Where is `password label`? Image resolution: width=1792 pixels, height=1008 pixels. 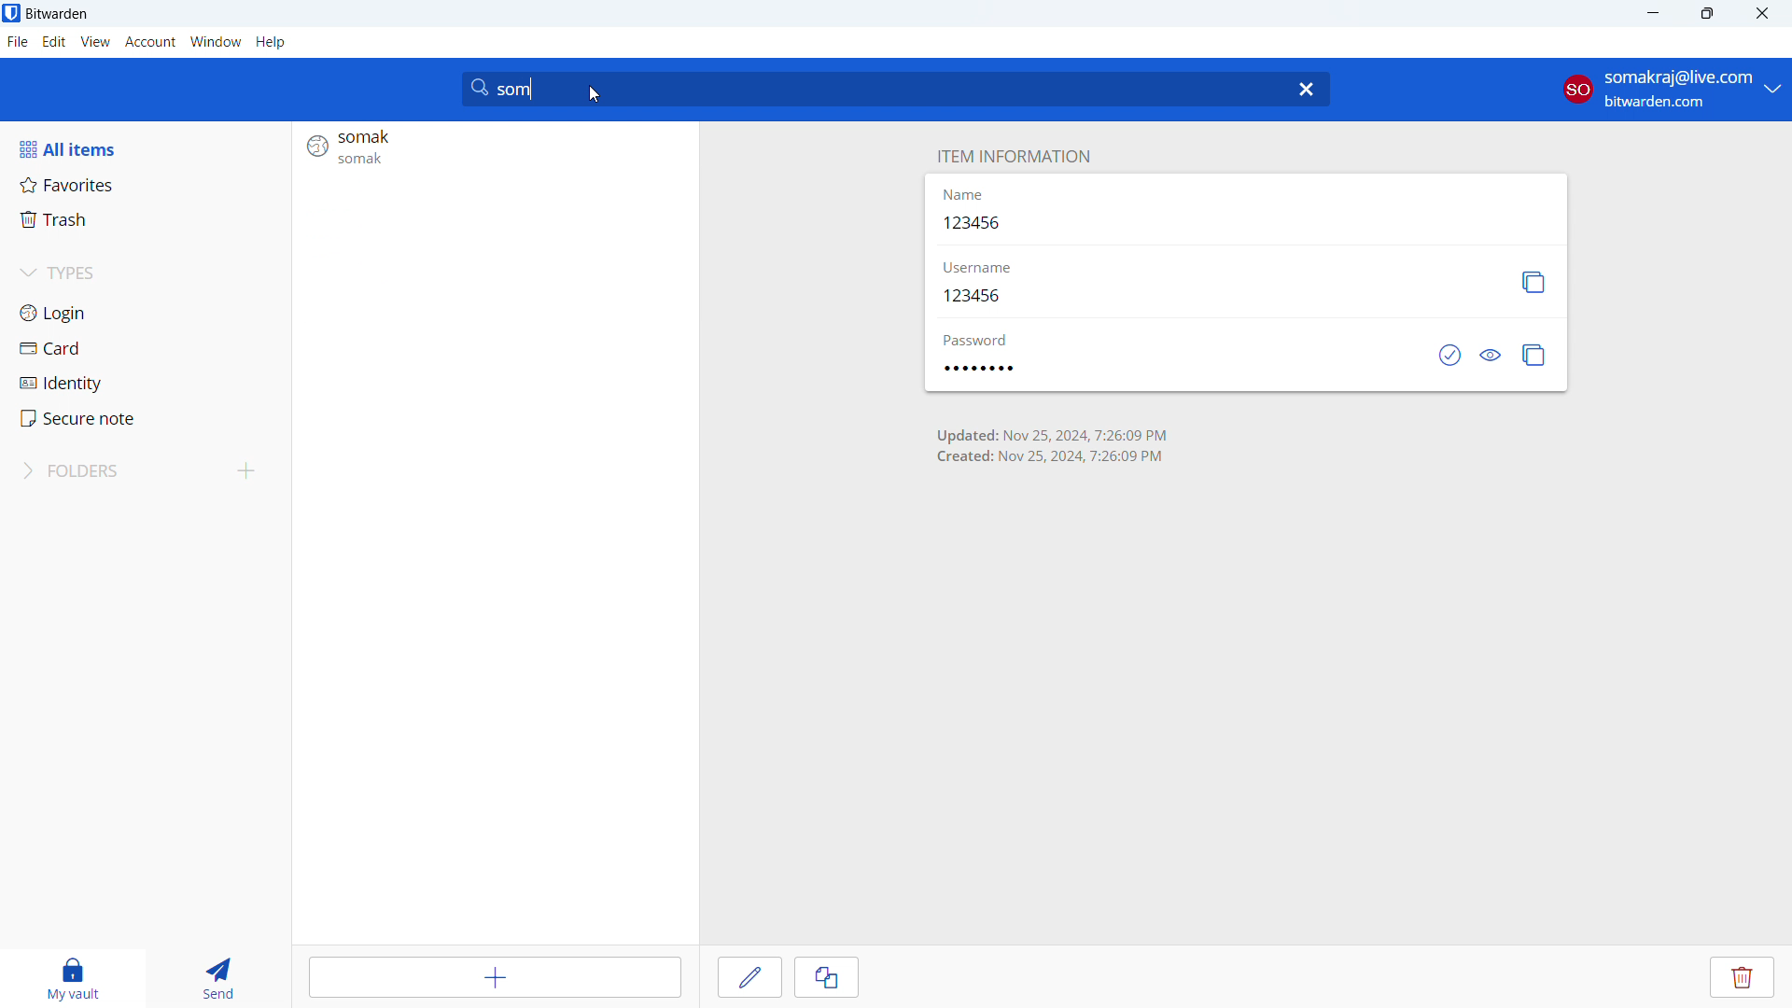
password label is located at coordinates (982, 337).